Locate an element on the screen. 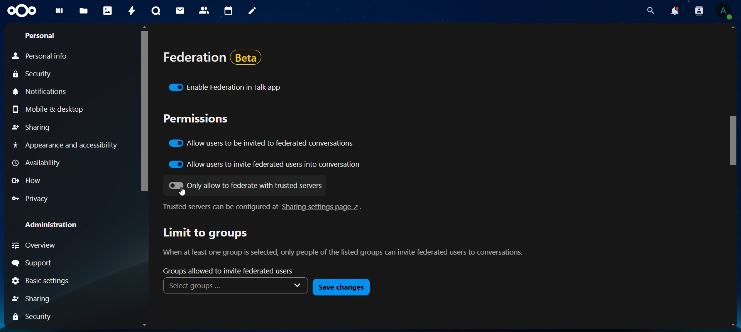 This screenshot has height=332, width=741. contacts is located at coordinates (205, 10).